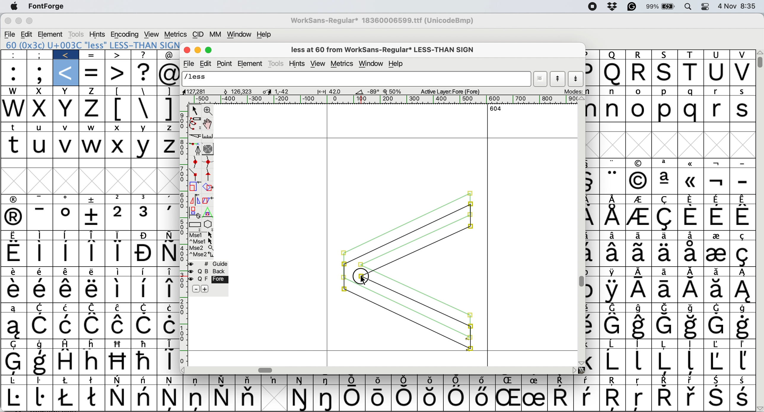  What do you see at coordinates (171, 381) in the screenshot?
I see `Symbol` at bounding box center [171, 381].